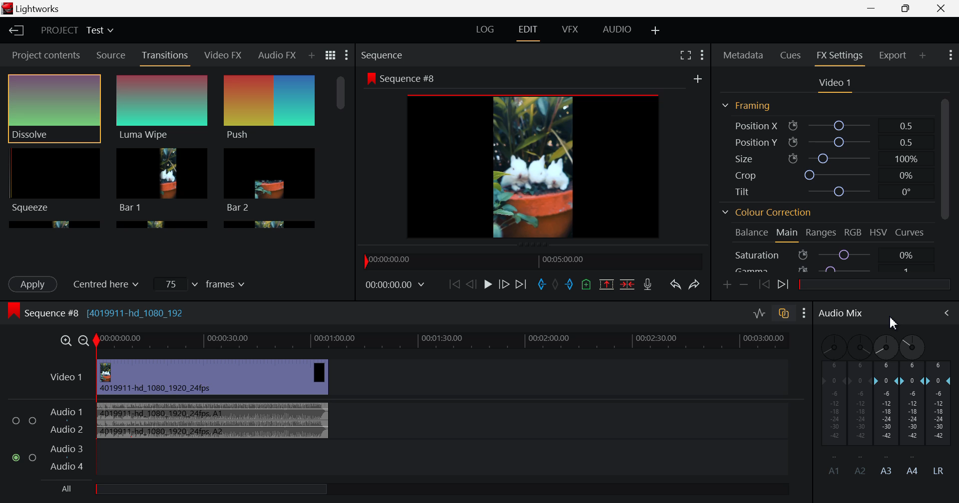 This screenshot has height=503, width=959. What do you see at coordinates (207, 377) in the screenshot?
I see `Video Input` at bounding box center [207, 377].